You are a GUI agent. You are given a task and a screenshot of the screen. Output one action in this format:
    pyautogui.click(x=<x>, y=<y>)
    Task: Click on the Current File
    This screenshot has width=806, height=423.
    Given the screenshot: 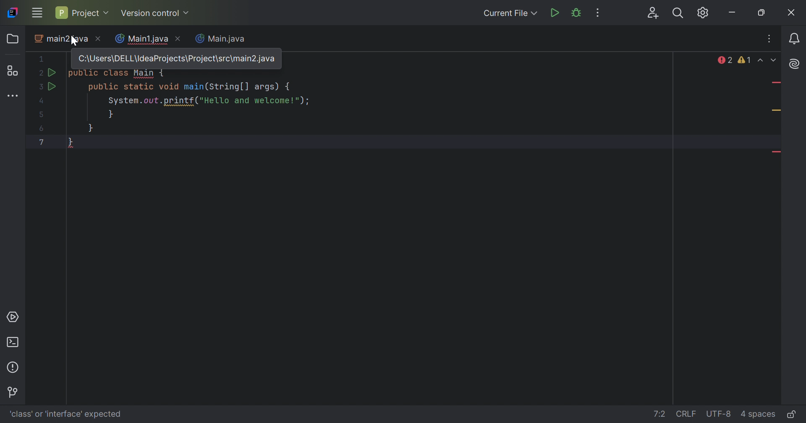 What is the action you would take?
    pyautogui.click(x=511, y=13)
    